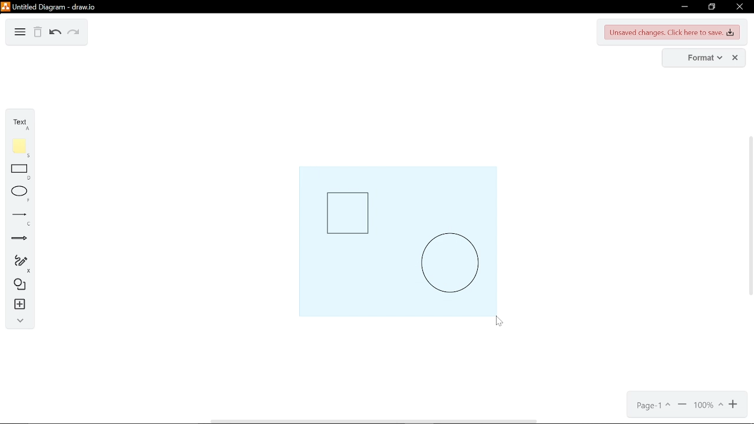 The width and height of the screenshot is (754, 424). I want to click on format, so click(697, 58).